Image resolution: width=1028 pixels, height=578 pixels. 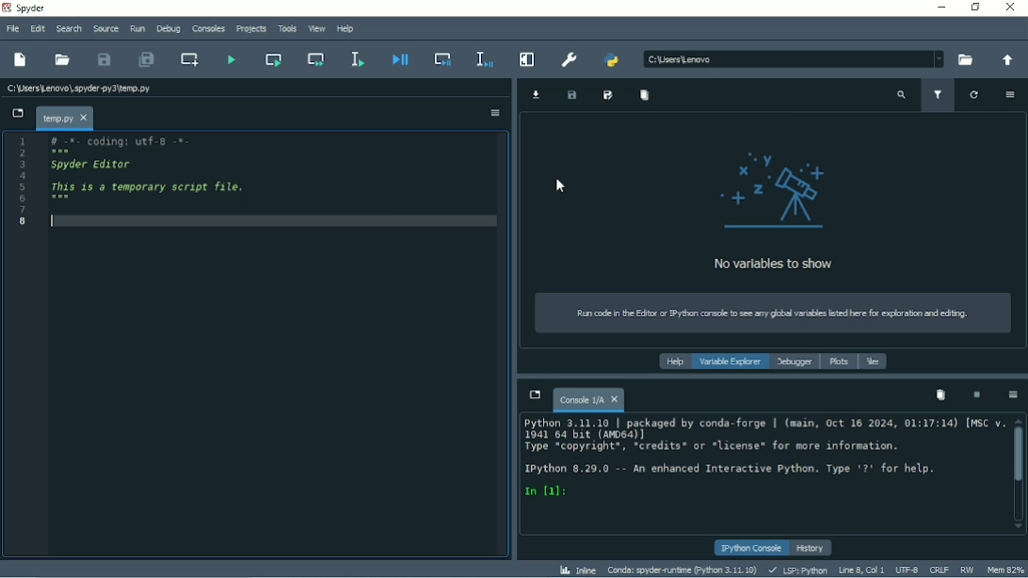 What do you see at coordinates (609, 96) in the screenshot?
I see `Save data as` at bounding box center [609, 96].